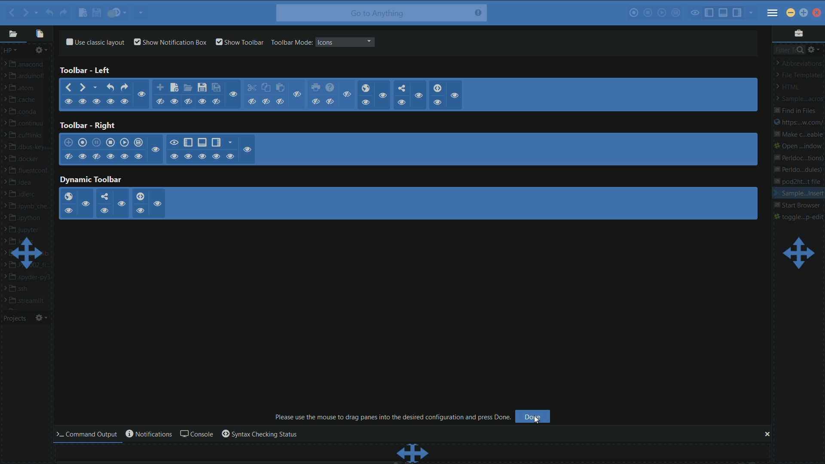 This screenshot has width=825, height=464. I want to click on hide/show, so click(158, 203).